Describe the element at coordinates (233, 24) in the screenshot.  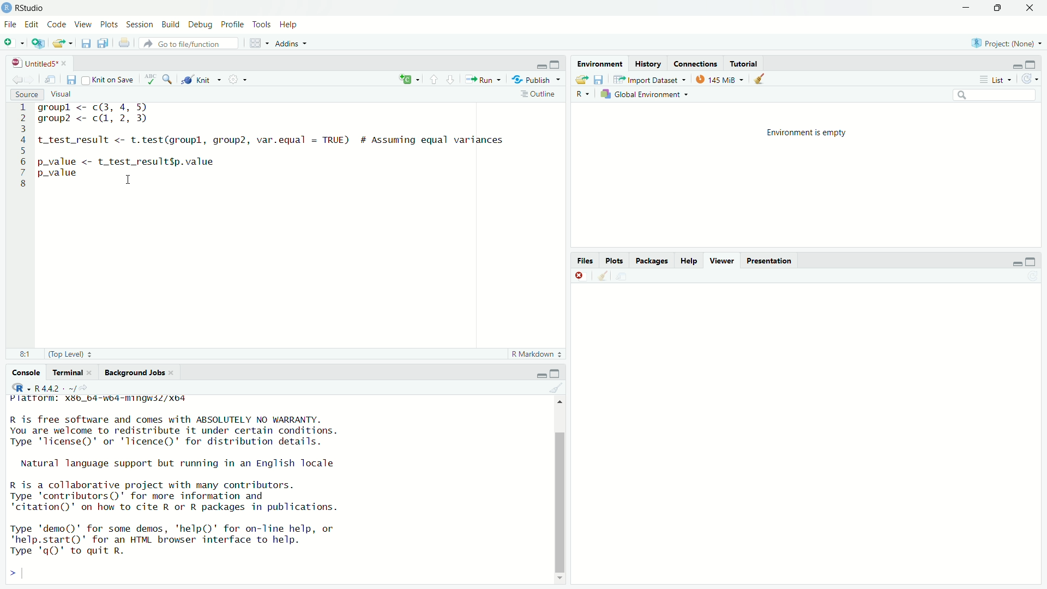
I see `Profile` at that location.